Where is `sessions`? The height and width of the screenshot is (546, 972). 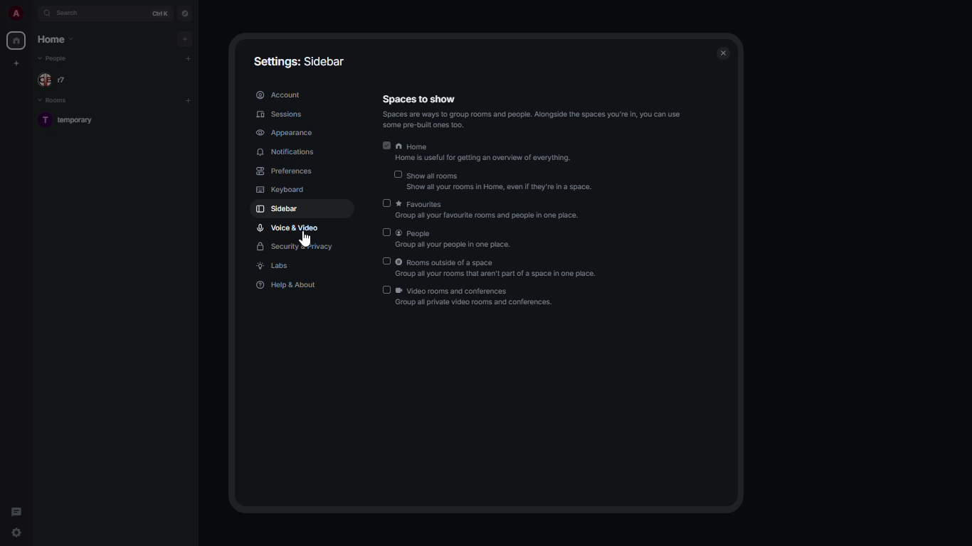
sessions is located at coordinates (280, 114).